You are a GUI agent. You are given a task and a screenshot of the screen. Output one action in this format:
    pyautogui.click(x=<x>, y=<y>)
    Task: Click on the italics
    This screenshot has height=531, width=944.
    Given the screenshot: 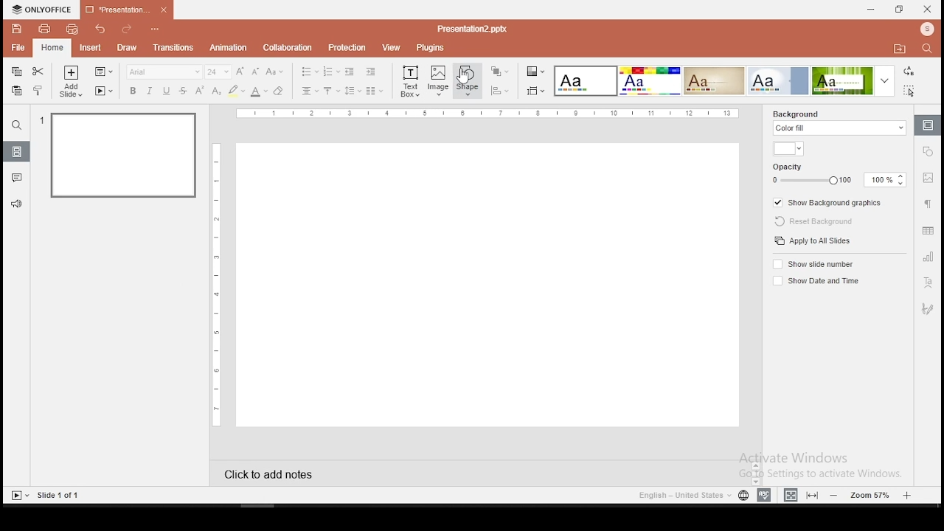 What is the action you would take?
    pyautogui.click(x=149, y=91)
    